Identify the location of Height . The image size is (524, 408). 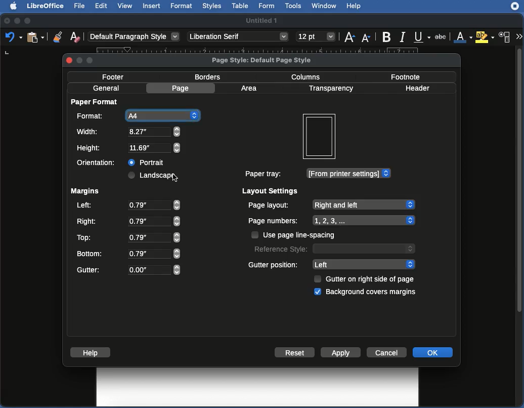
(91, 148).